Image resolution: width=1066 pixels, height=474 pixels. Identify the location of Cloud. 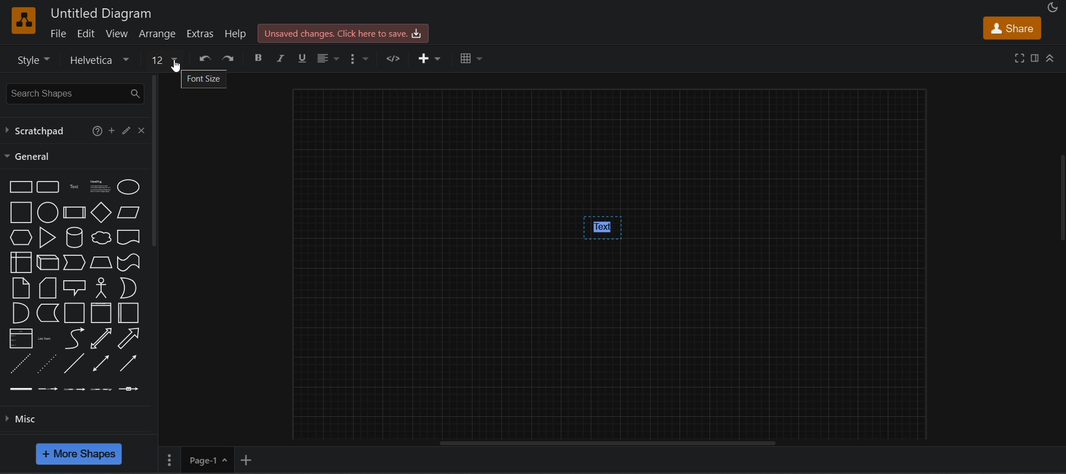
(102, 238).